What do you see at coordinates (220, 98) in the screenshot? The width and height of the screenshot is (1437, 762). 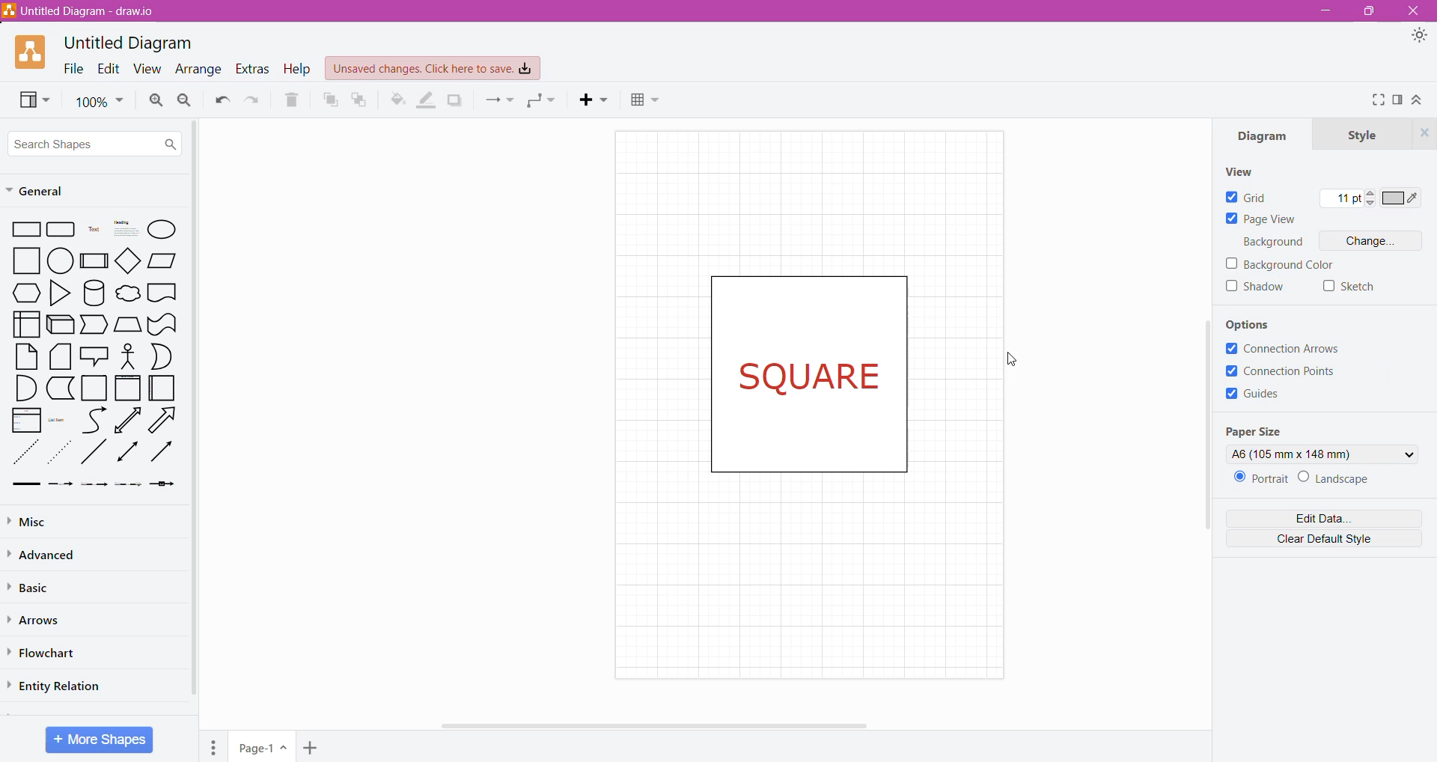 I see `Redo` at bounding box center [220, 98].